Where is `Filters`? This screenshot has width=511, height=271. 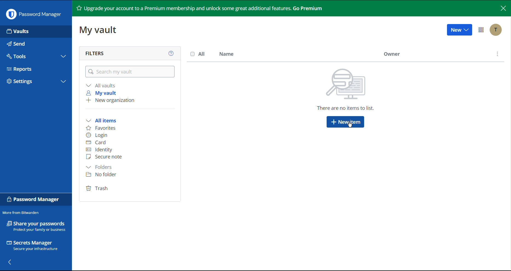 Filters is located at coordinates (96, 53).